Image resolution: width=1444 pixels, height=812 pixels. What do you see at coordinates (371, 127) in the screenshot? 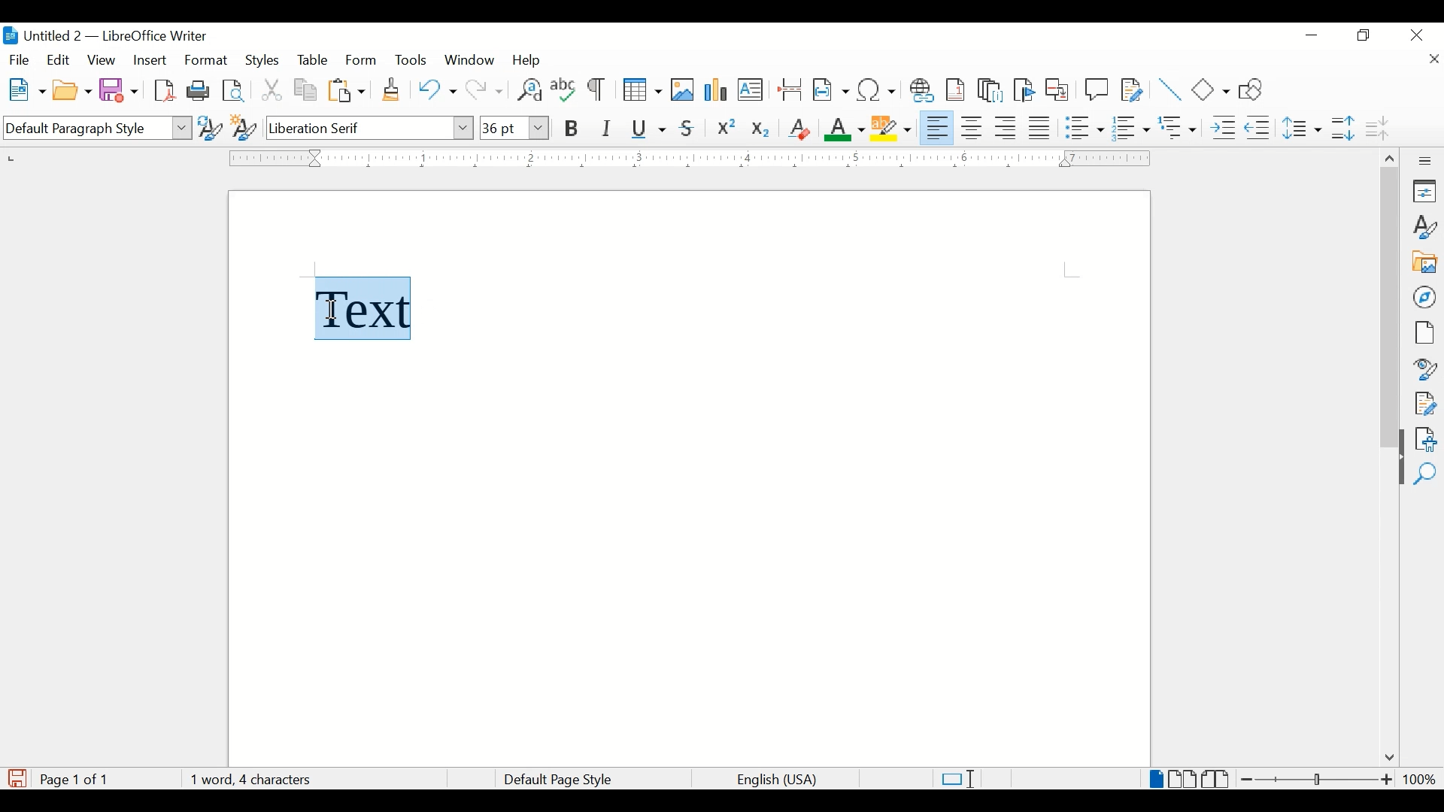
I see `font name` at bounding box center [371, 127].